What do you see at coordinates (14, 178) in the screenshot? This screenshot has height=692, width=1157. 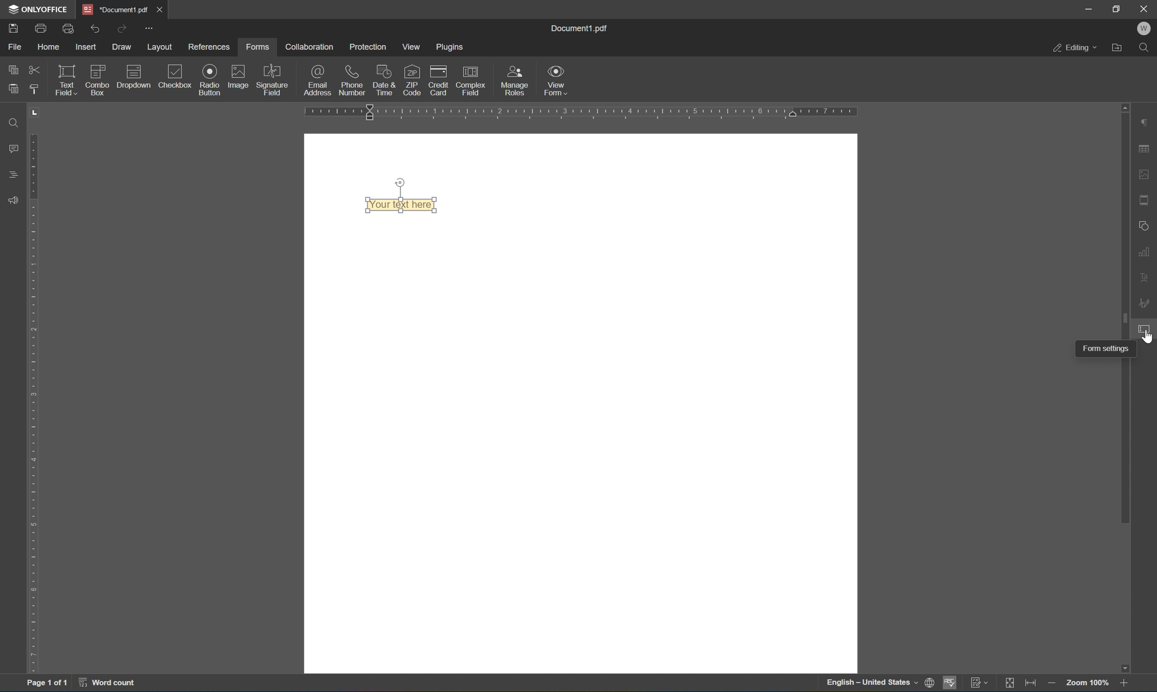 I see `headings` at bounding box center [14, 178].